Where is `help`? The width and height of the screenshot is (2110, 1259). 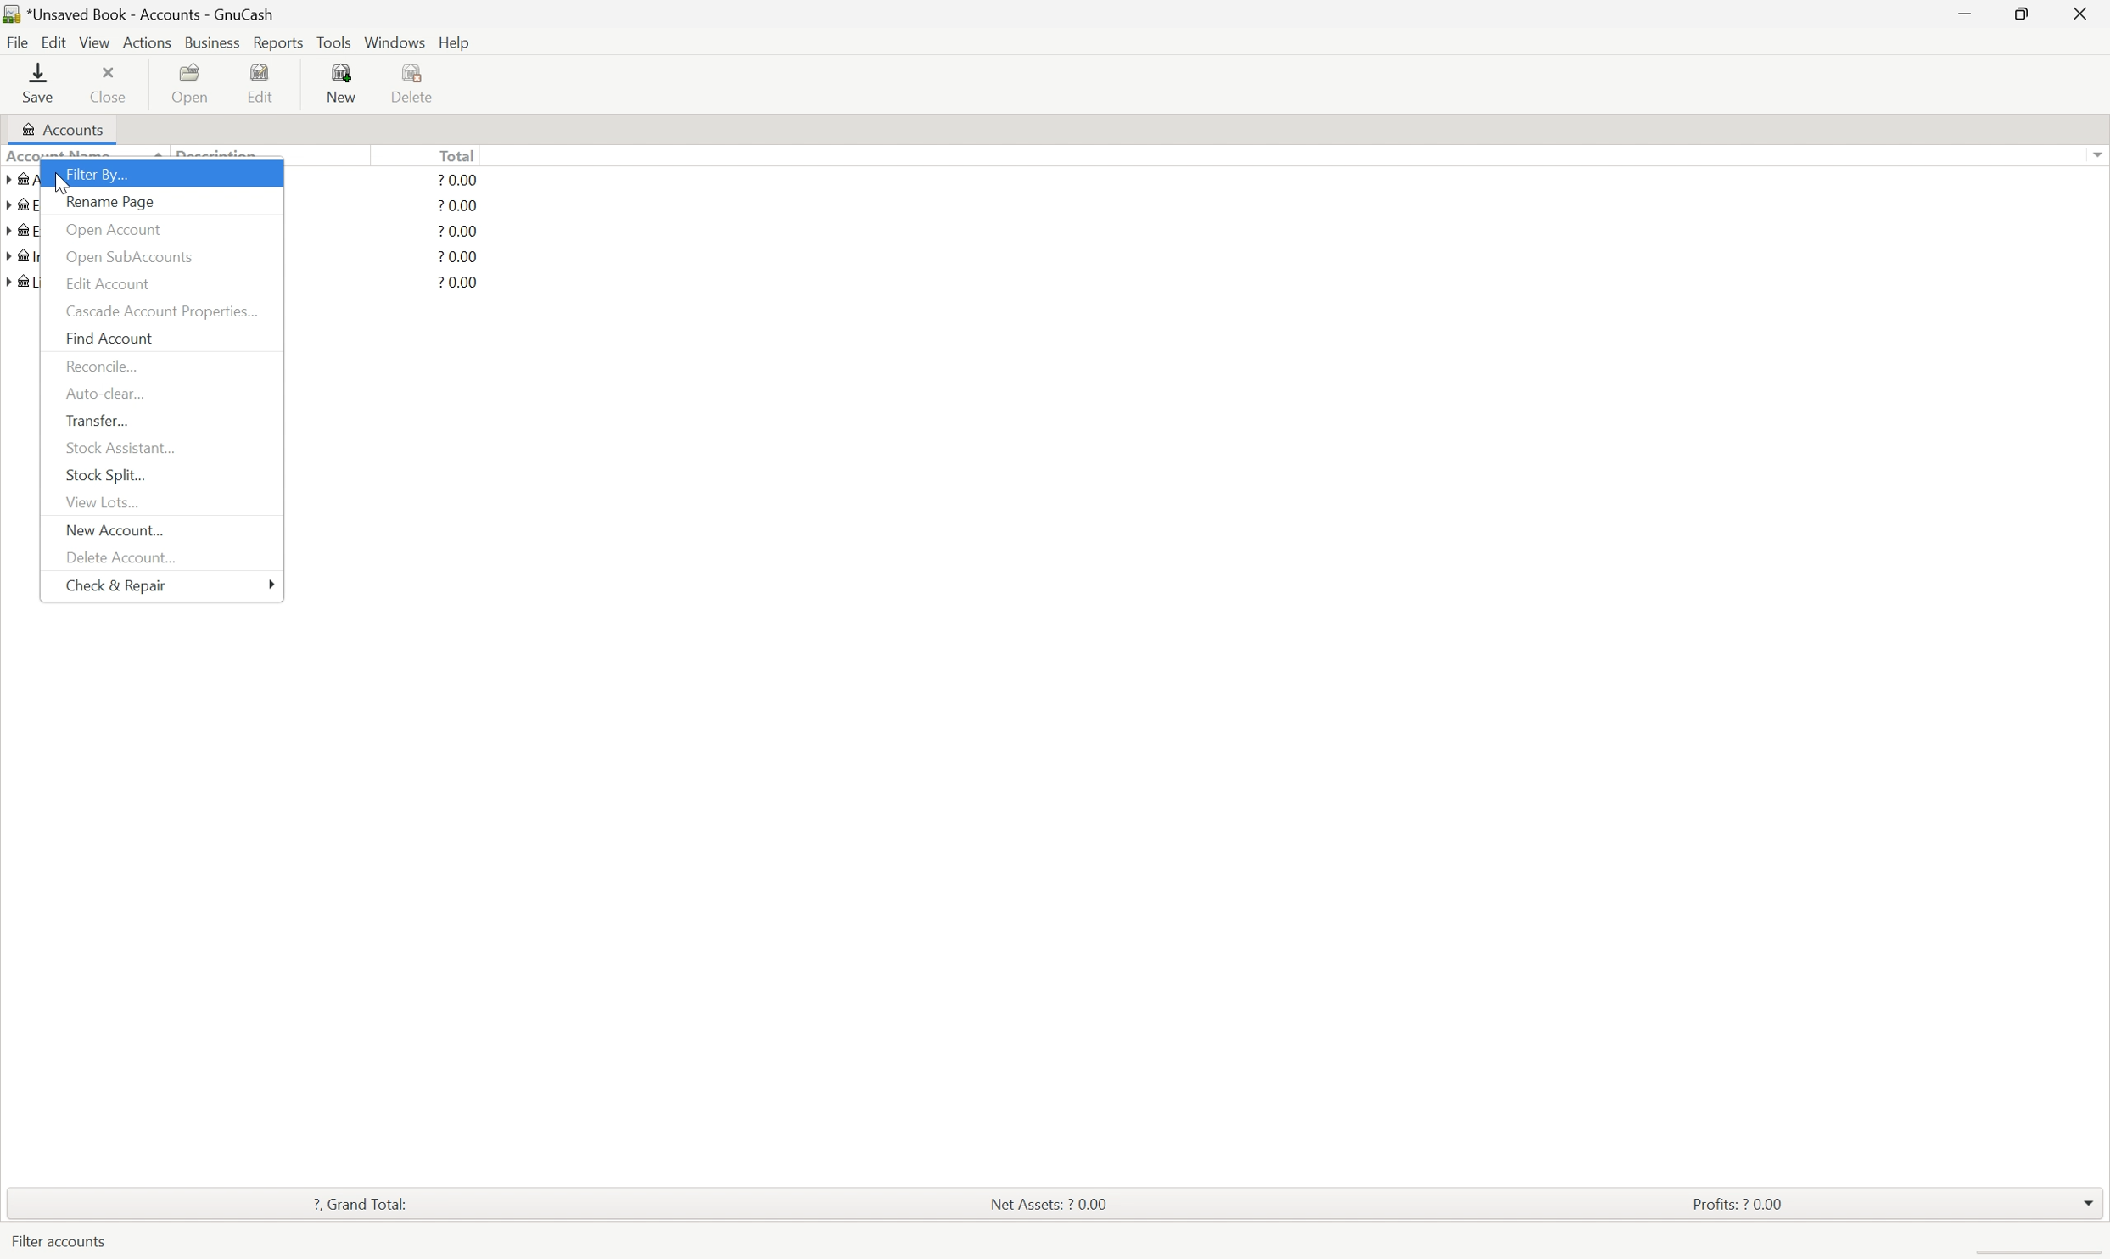
help is located at coordinates (456, 43).